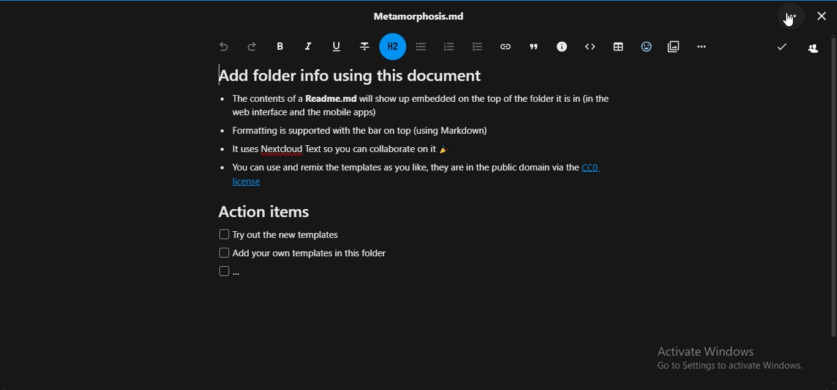 Image resolution: width=837 pixels, height=390 pixels. What do you see at coordinates (475, 45) in the screenshot?
I see `to do list` at bounding box center [475, 45].